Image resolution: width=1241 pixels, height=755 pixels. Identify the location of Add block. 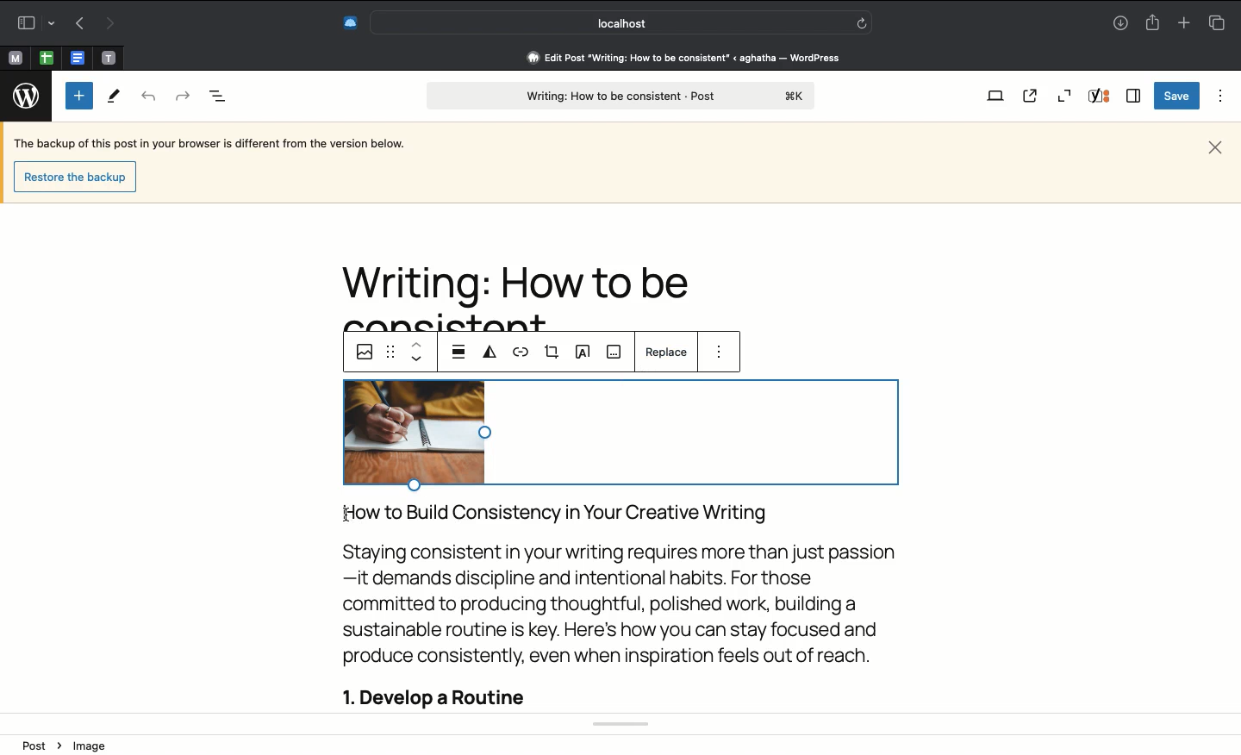
(78, 96).